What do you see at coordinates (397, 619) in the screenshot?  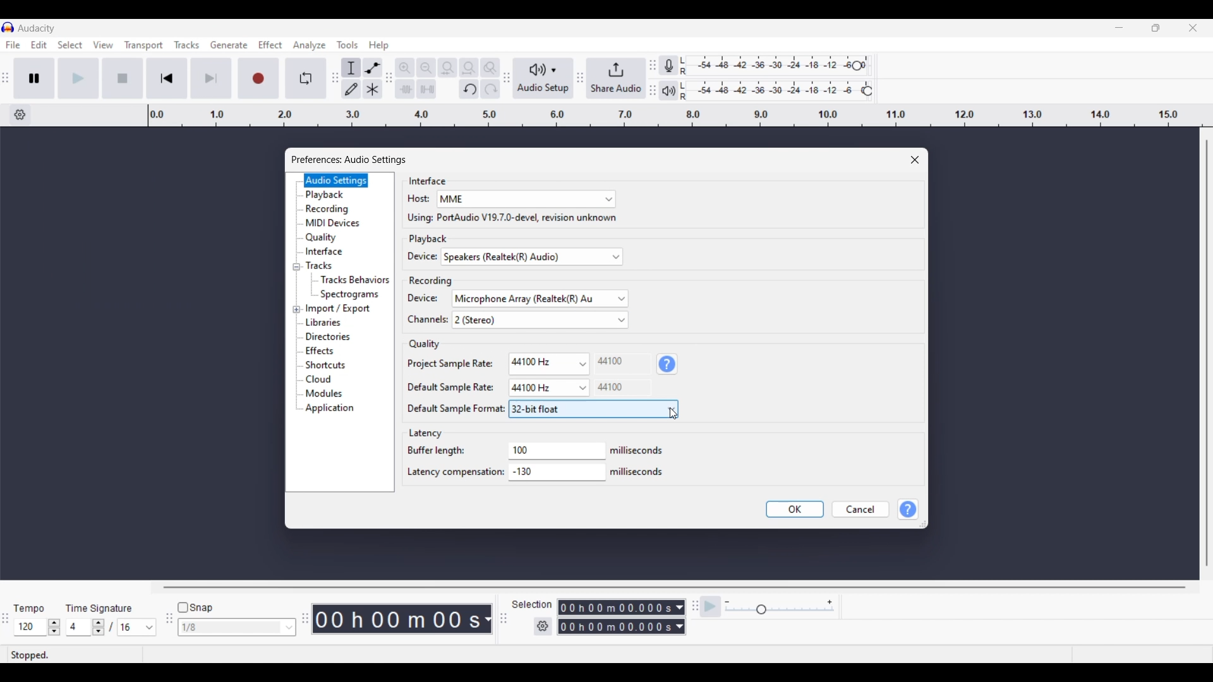 I see `Shows recorded duration` at bounding box center [397, 619].